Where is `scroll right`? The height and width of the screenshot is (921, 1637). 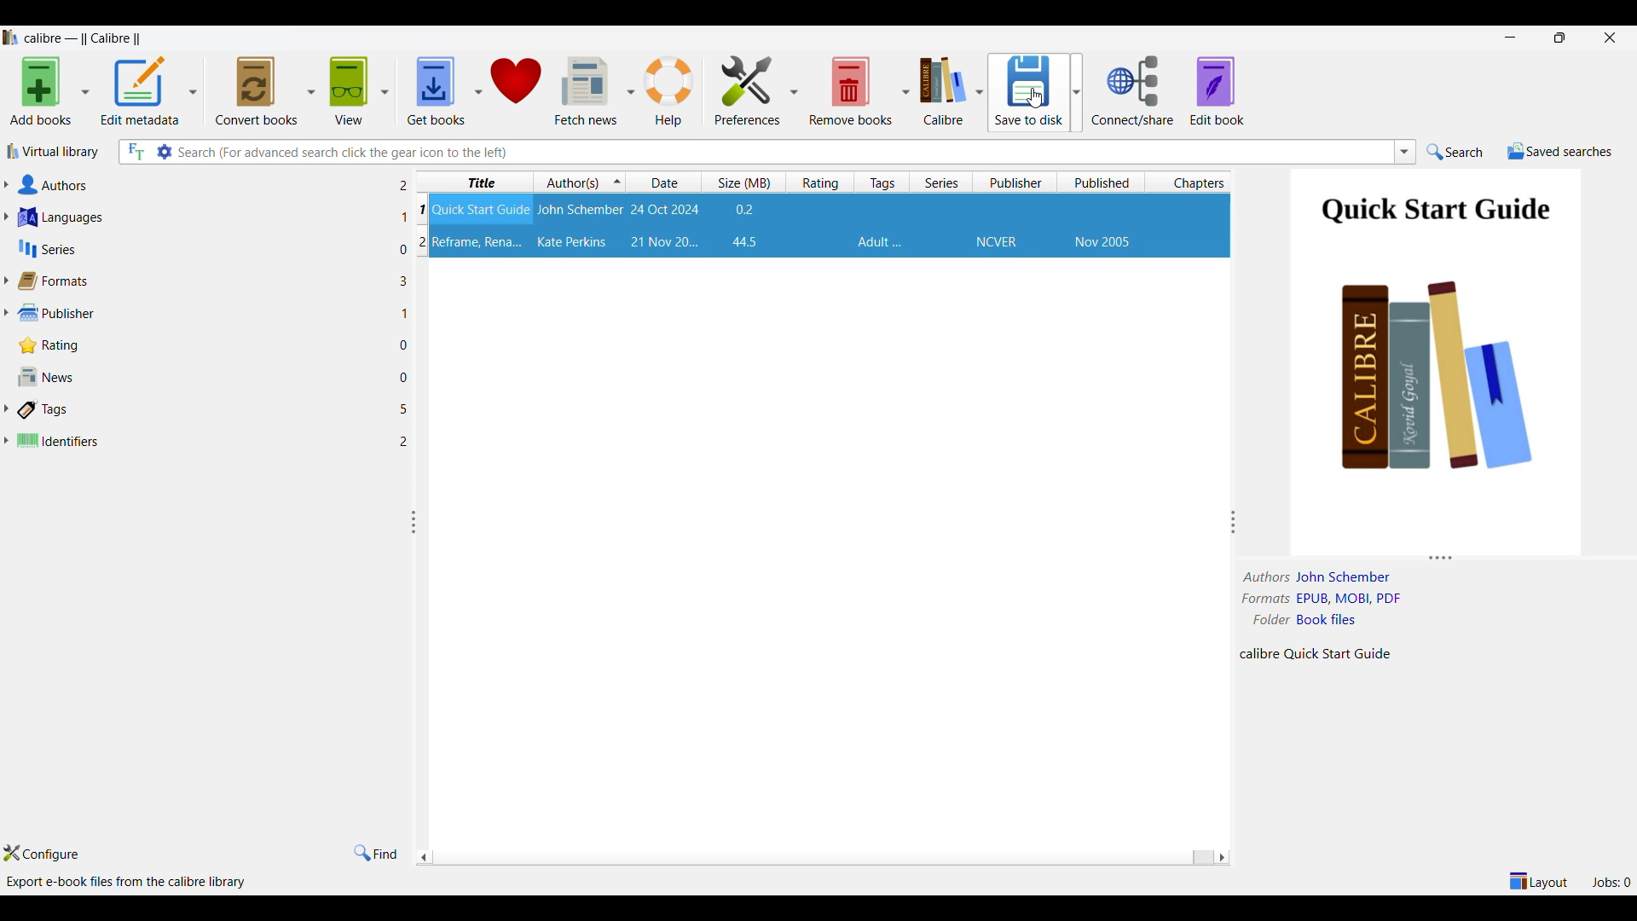 scroll right is located at coordinates (423, 859).